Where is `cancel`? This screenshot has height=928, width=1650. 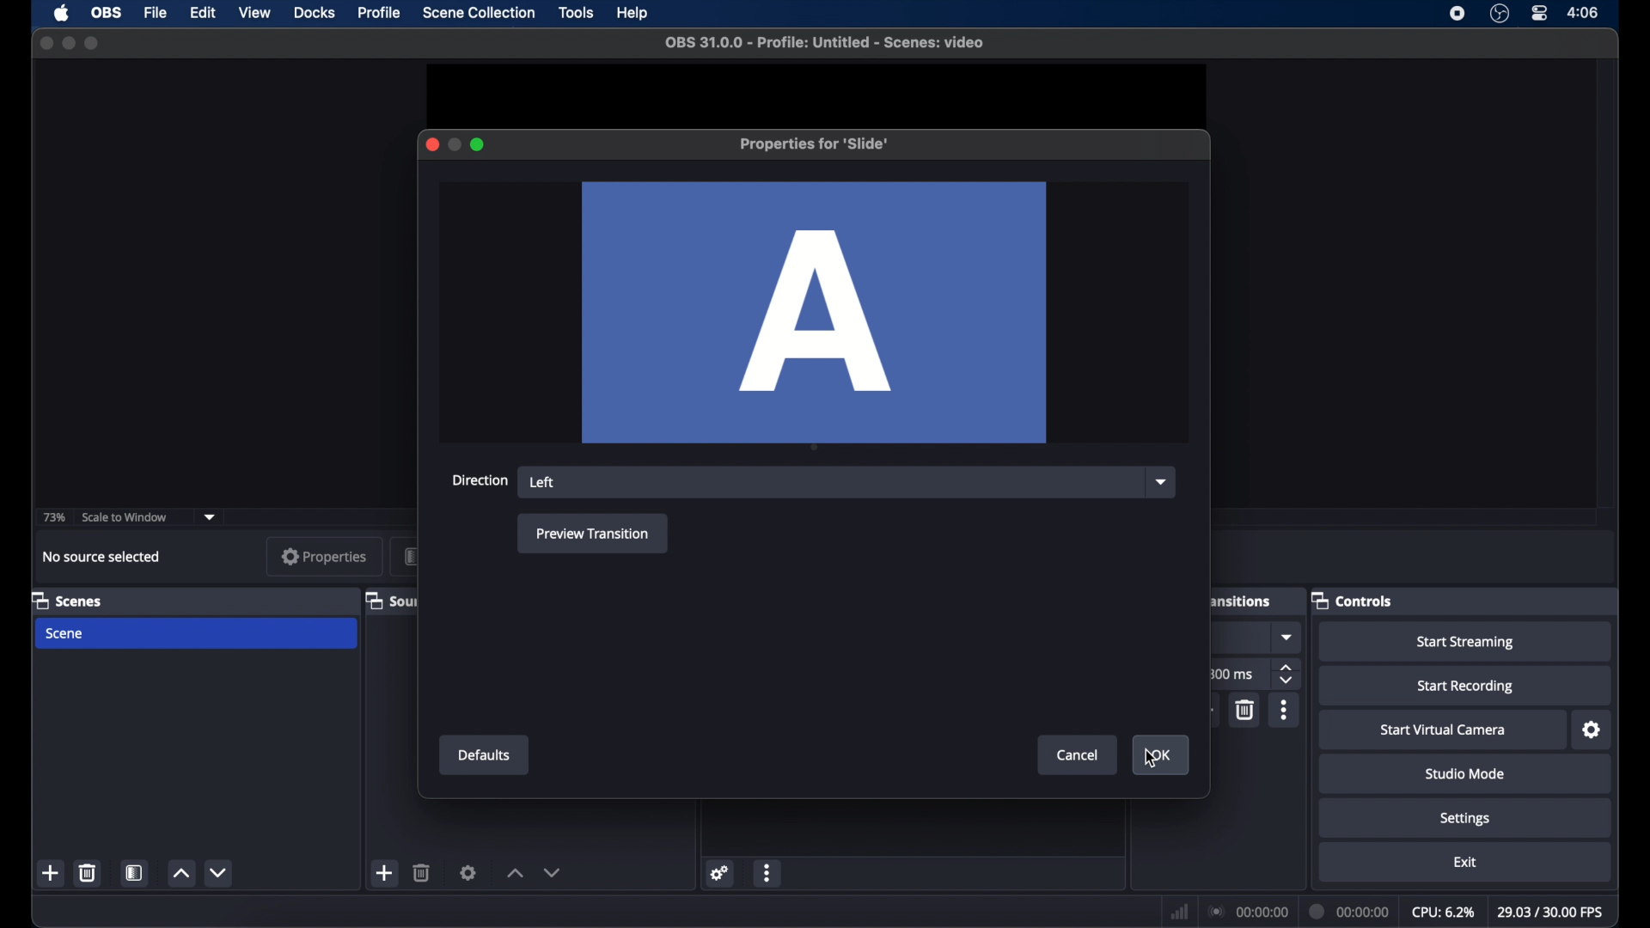
cancel is located at coordinates (1079, 755).